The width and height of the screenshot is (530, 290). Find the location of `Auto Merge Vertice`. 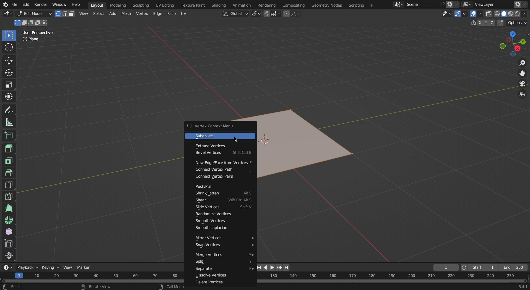

Auto Merge Vertice is located at coordinates (500, 23).